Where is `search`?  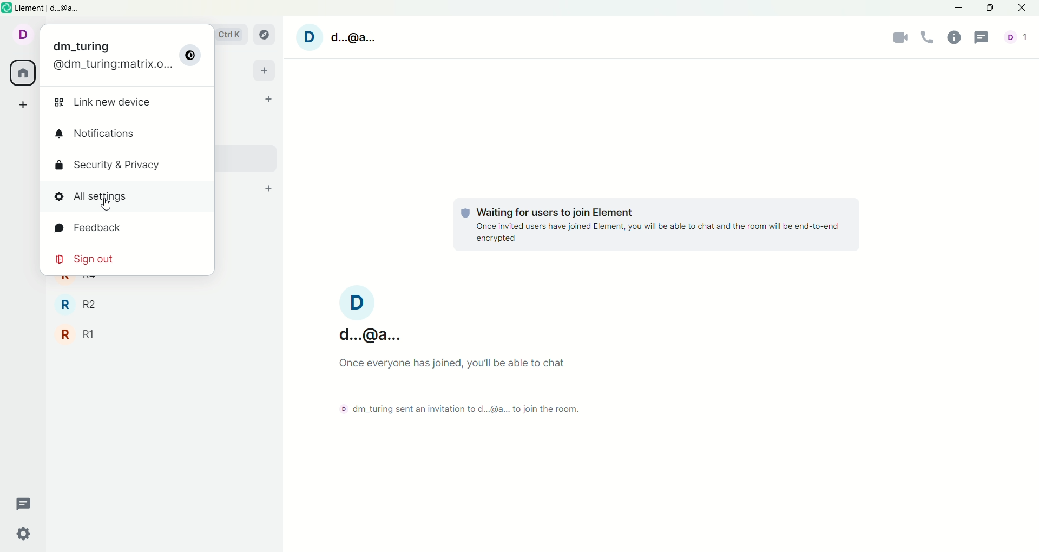 search is located at coordinates (238, 39).